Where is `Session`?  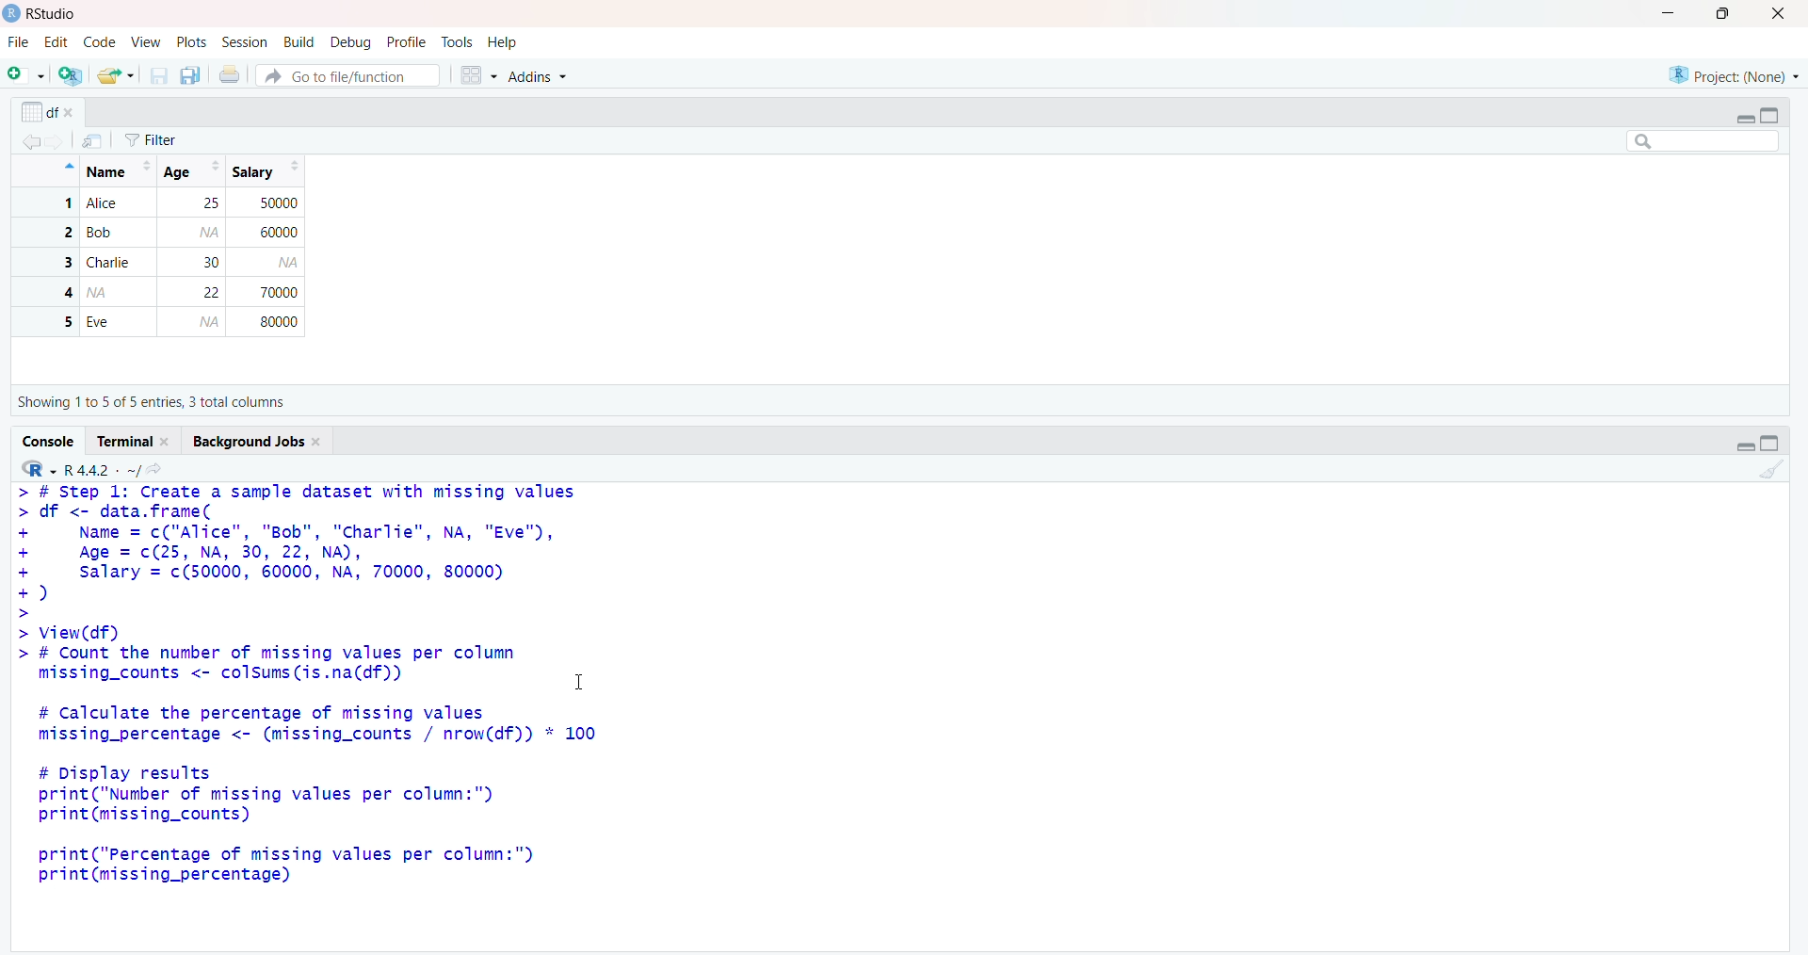 Session is located at coordinates (245, 43).